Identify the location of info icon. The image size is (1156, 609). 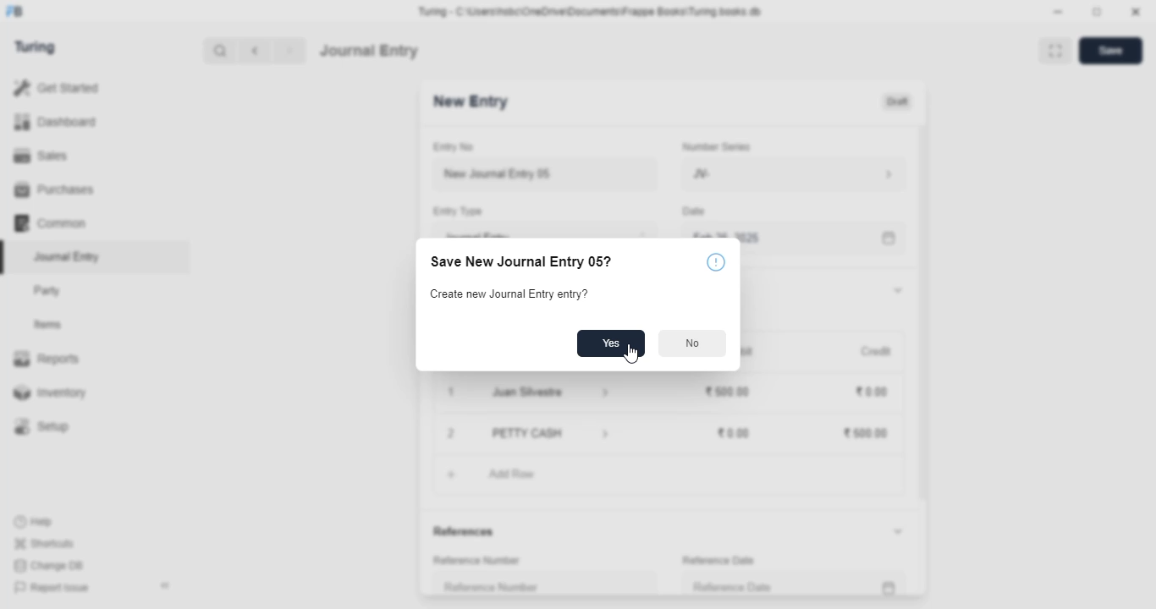
(717, 261).